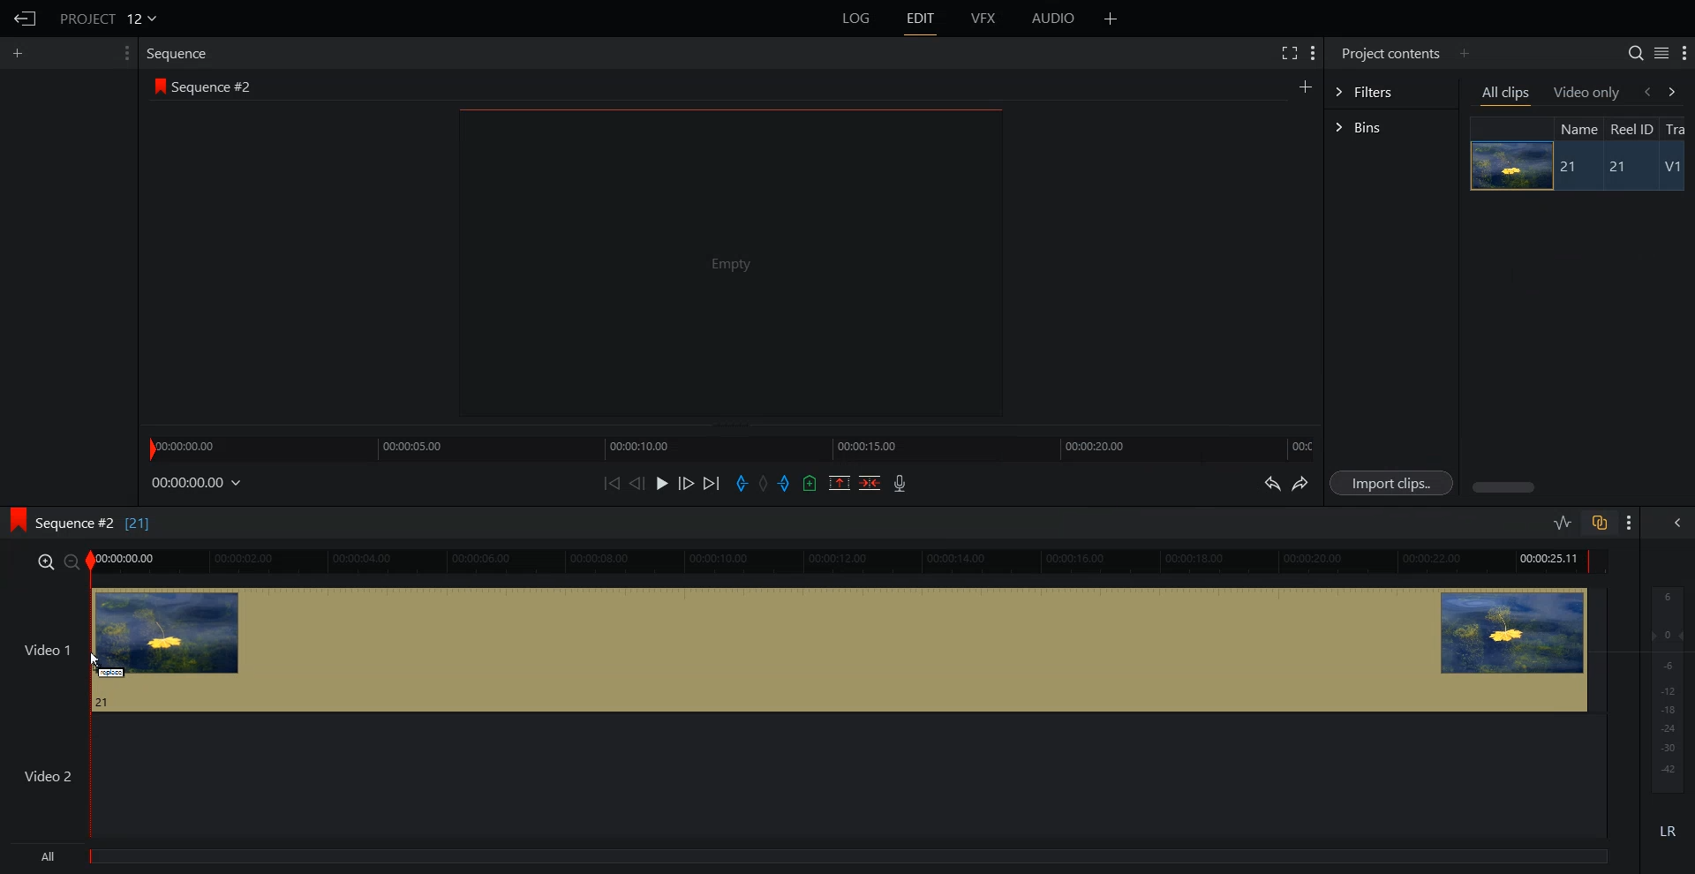  I want to click on logo, so click(15, 522).